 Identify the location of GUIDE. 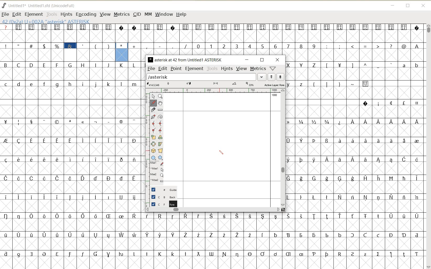
(162, 189).